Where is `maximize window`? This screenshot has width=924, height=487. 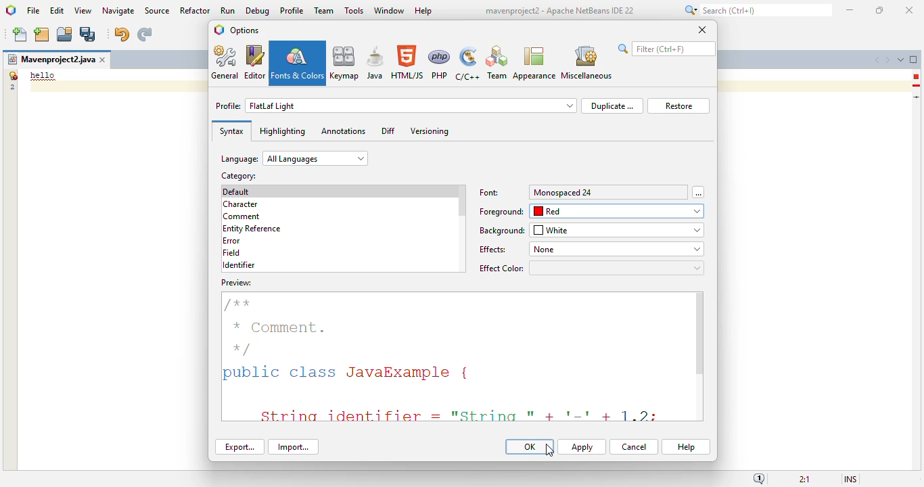
maximize window is located at coordinates (914, 59).